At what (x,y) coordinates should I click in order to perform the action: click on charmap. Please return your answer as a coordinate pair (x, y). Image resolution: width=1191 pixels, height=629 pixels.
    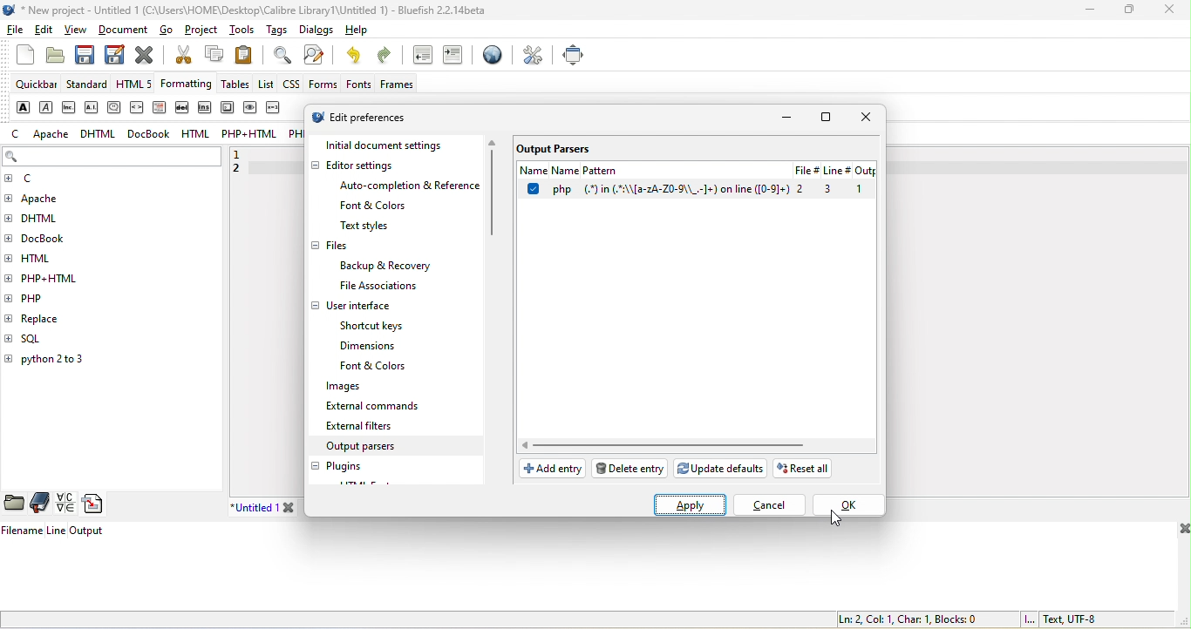
    Looking at the image, I should click on (65, 504).